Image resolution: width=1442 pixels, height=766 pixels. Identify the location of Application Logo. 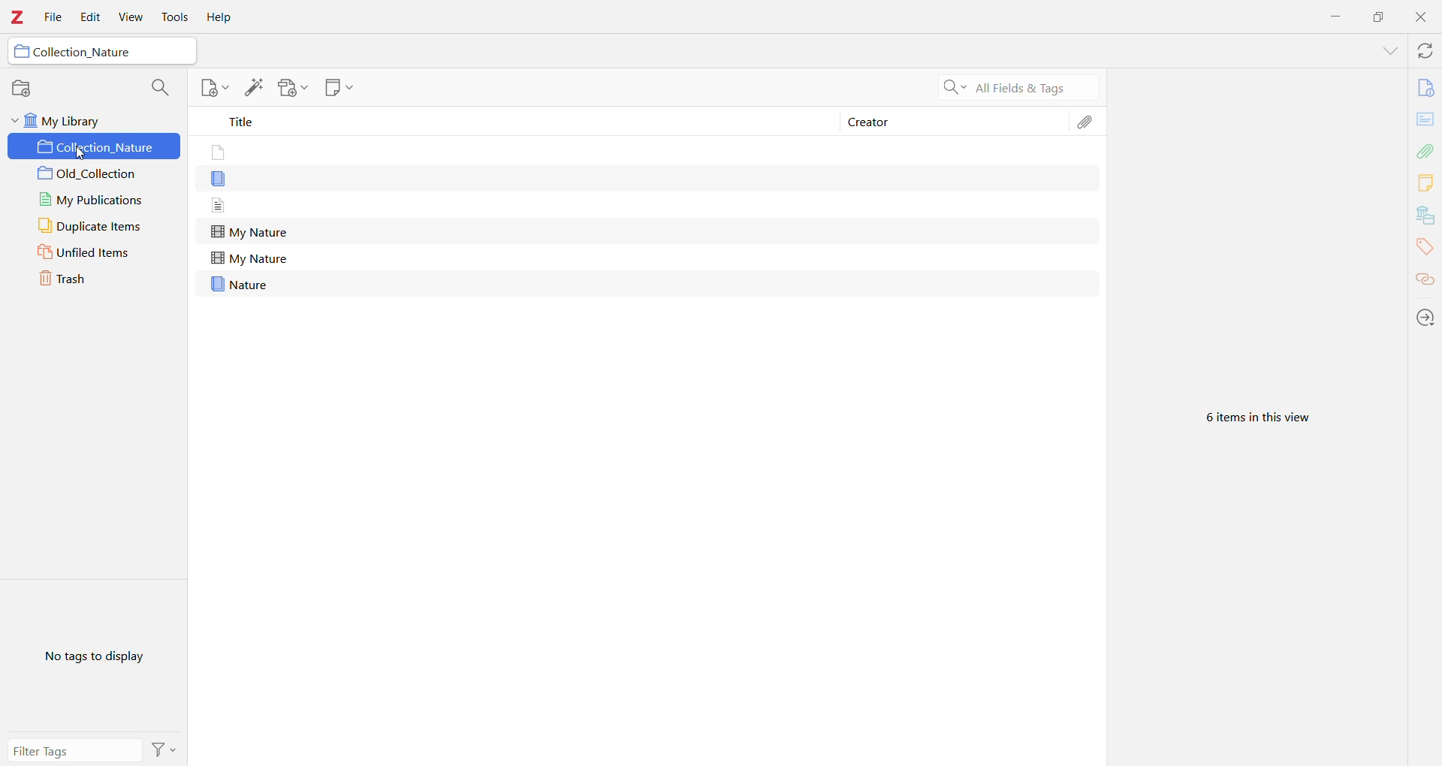
(18, 18).